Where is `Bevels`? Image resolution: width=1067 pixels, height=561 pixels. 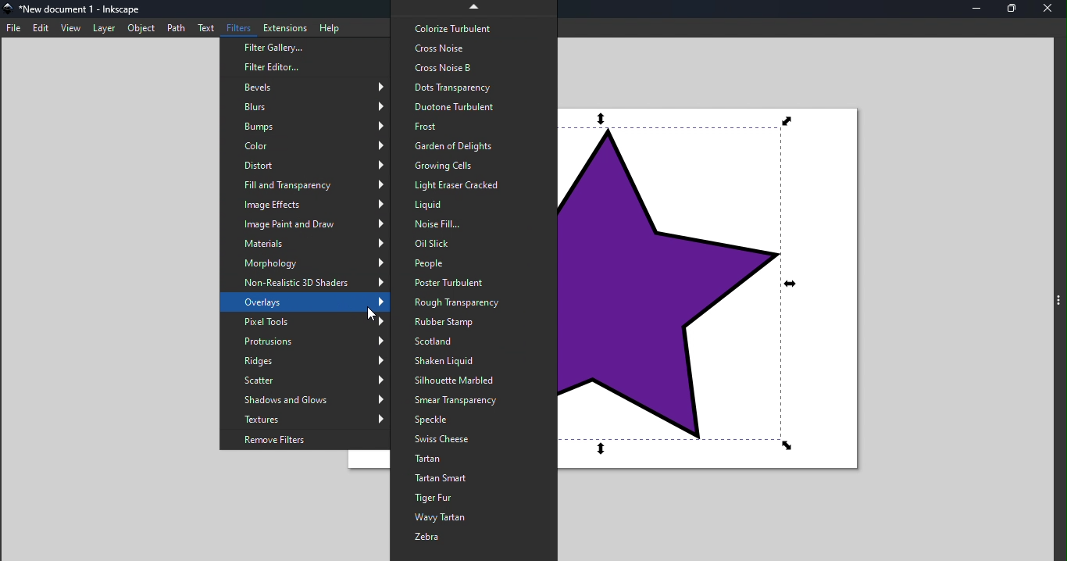
Bevels is located at coordinates (308, 87).